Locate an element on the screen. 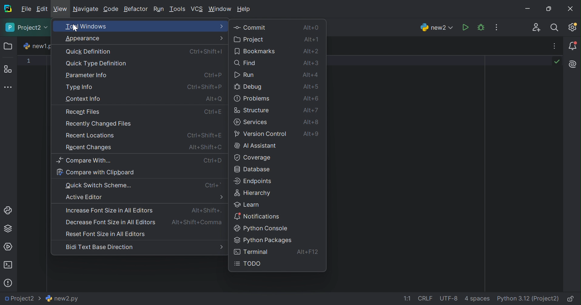 Image resolution: width=581 pixels, height=305 pixels. Type info is located at coordinates (79, 87).